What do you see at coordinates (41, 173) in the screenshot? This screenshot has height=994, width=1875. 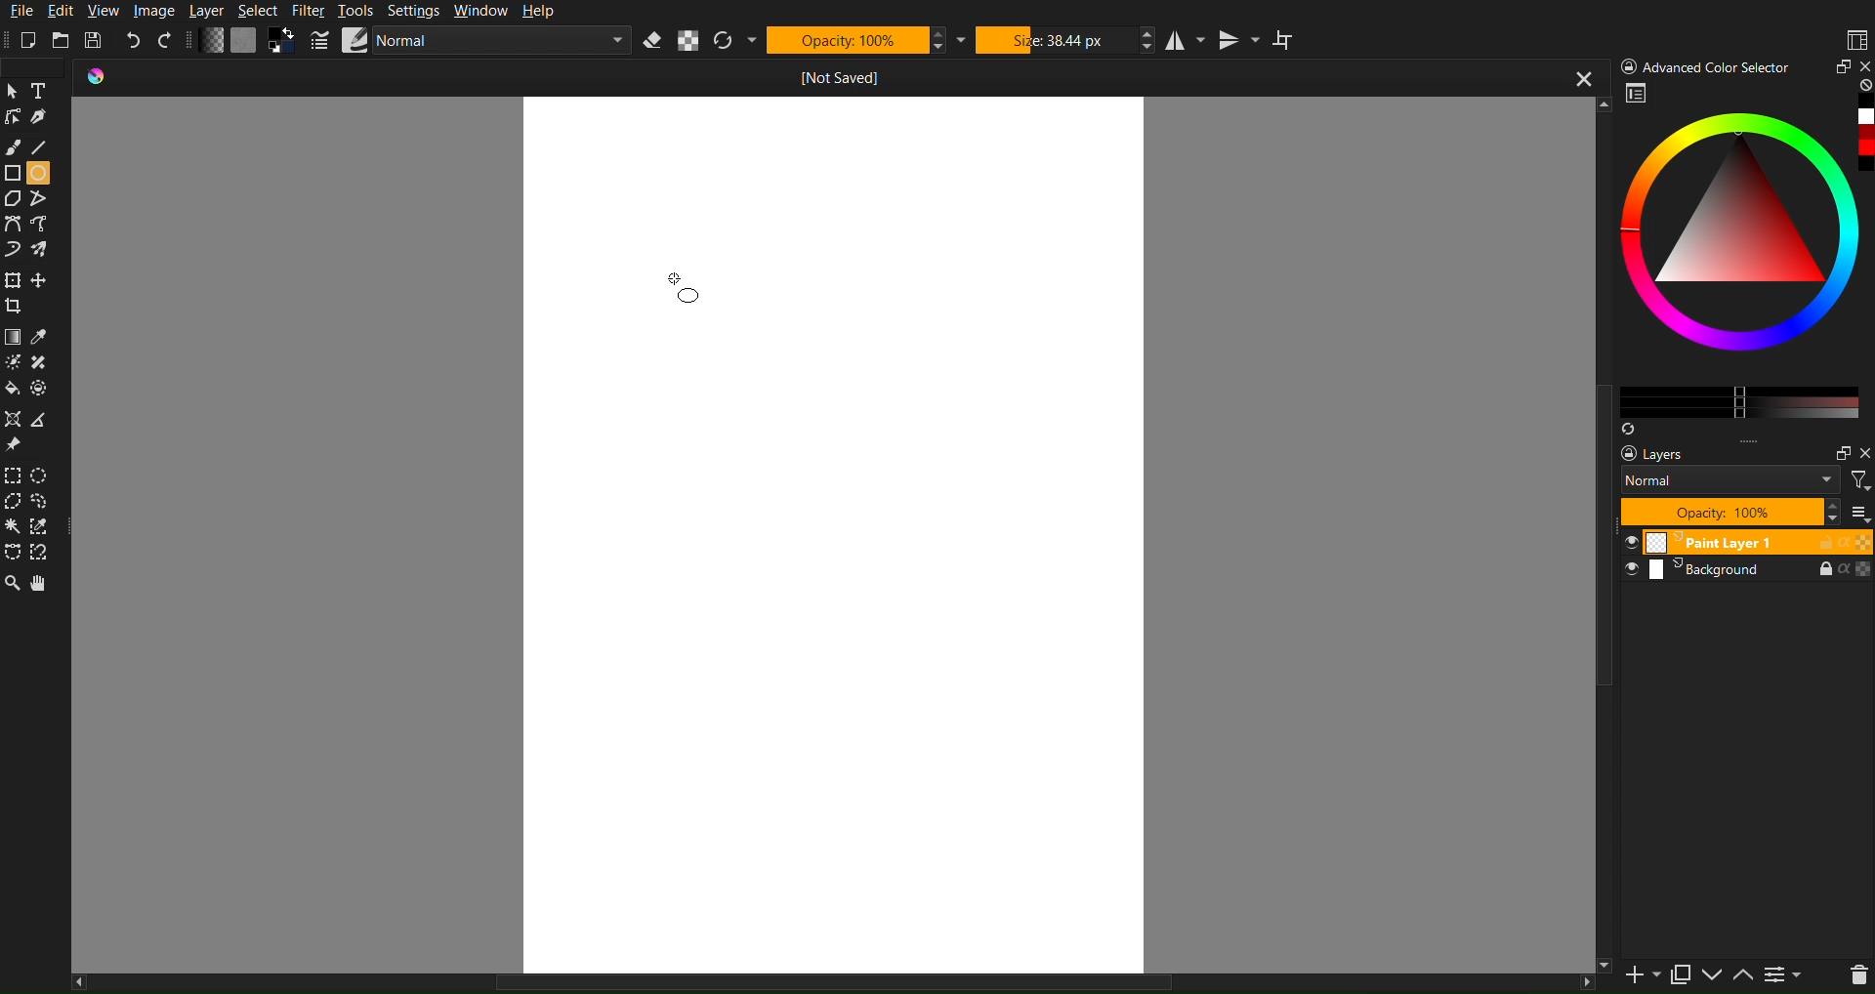 I see `Circle` at bounding box center [41, 173].